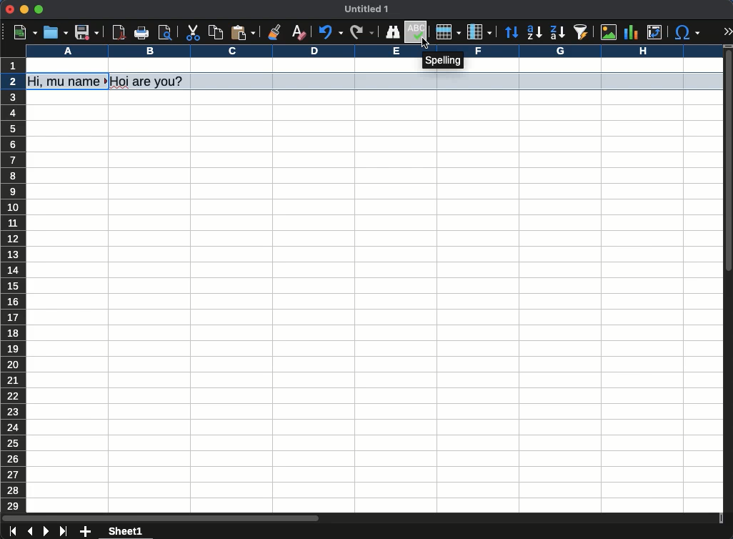 This screenshot has height=539, width=733. Describe the element at coordinates (244, 31) in the screenshot. I see `paste` at that location.